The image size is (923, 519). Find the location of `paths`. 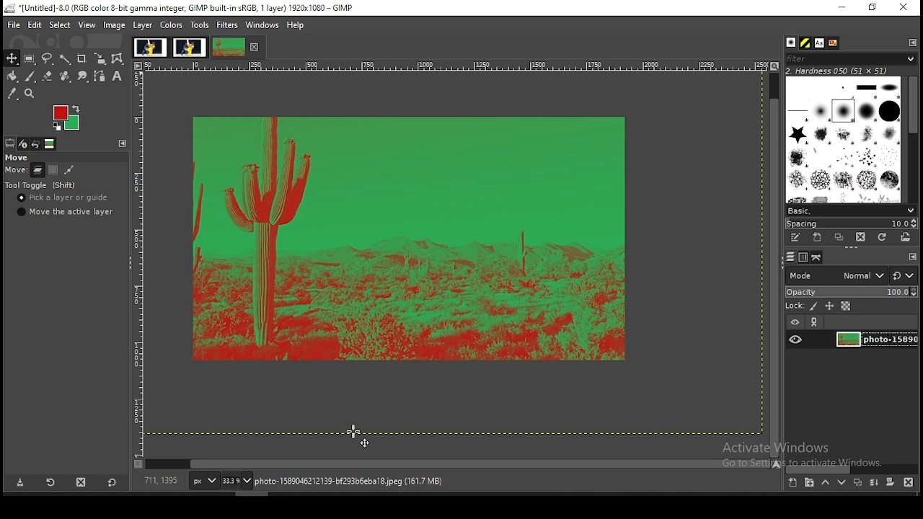

paths is located at coordinates (818, 257).